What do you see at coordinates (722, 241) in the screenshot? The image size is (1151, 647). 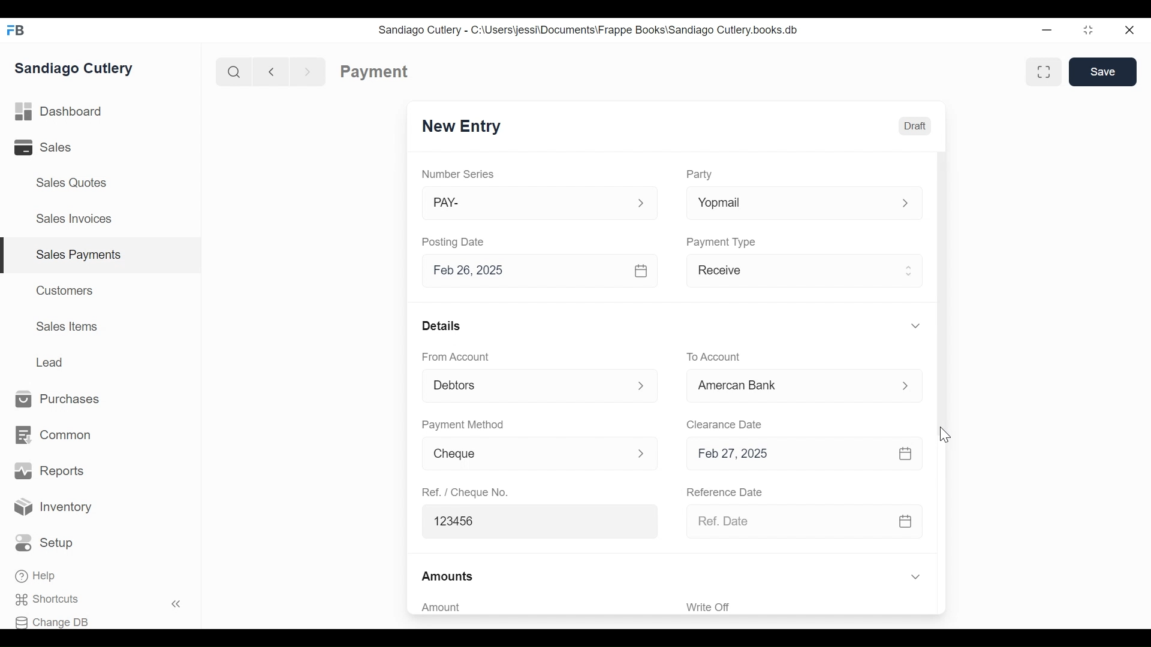 I see `Payment Type` at bounding box center [722, 241].